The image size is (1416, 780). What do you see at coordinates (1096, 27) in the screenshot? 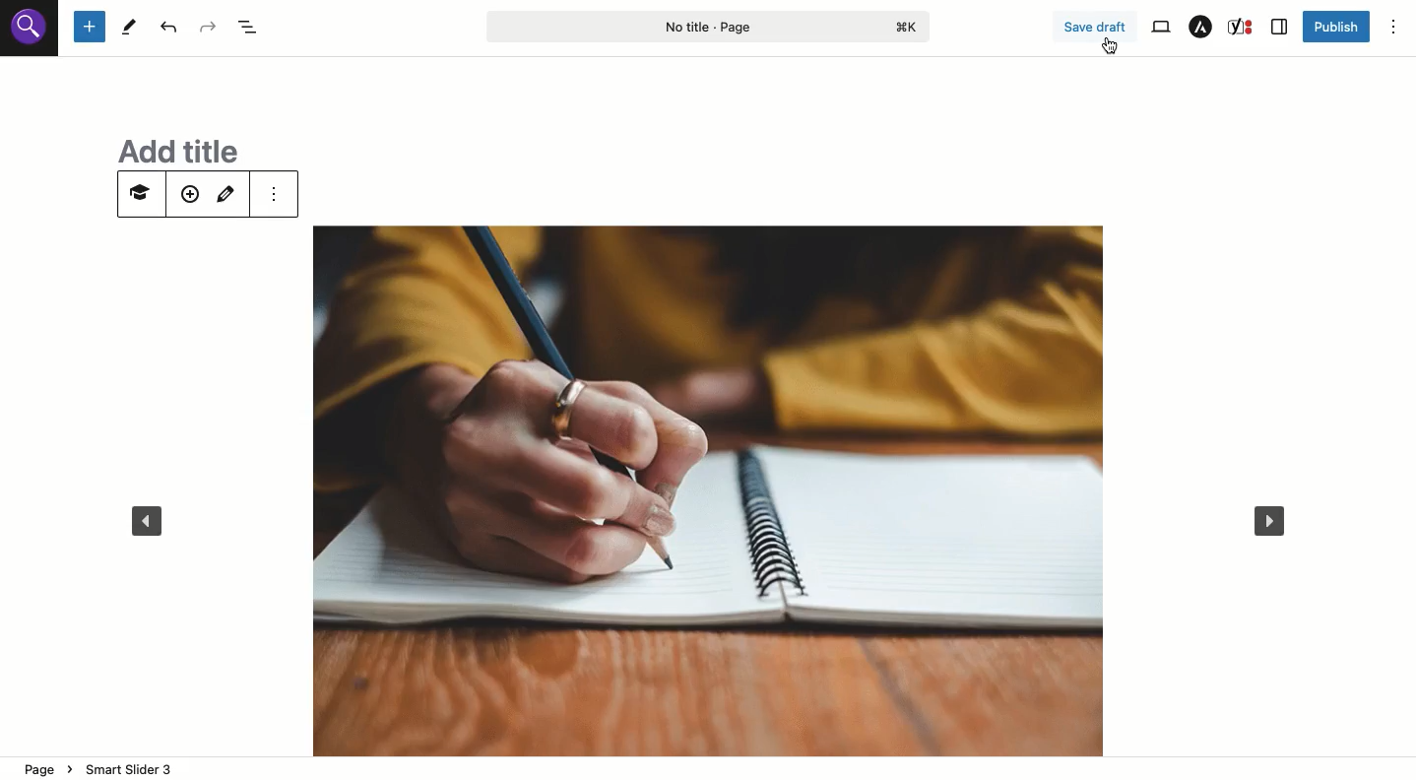
I see `Save draft` at bounding box center [1096, 27].